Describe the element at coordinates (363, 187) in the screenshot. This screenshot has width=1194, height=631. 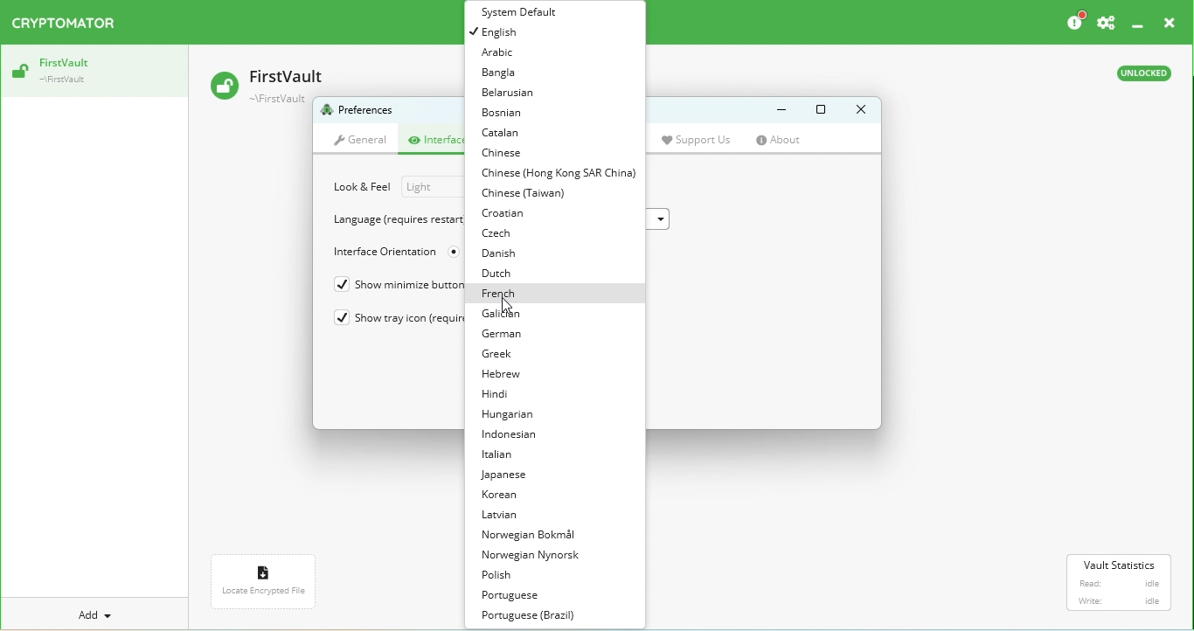
I see `Look & Feel` at that location.